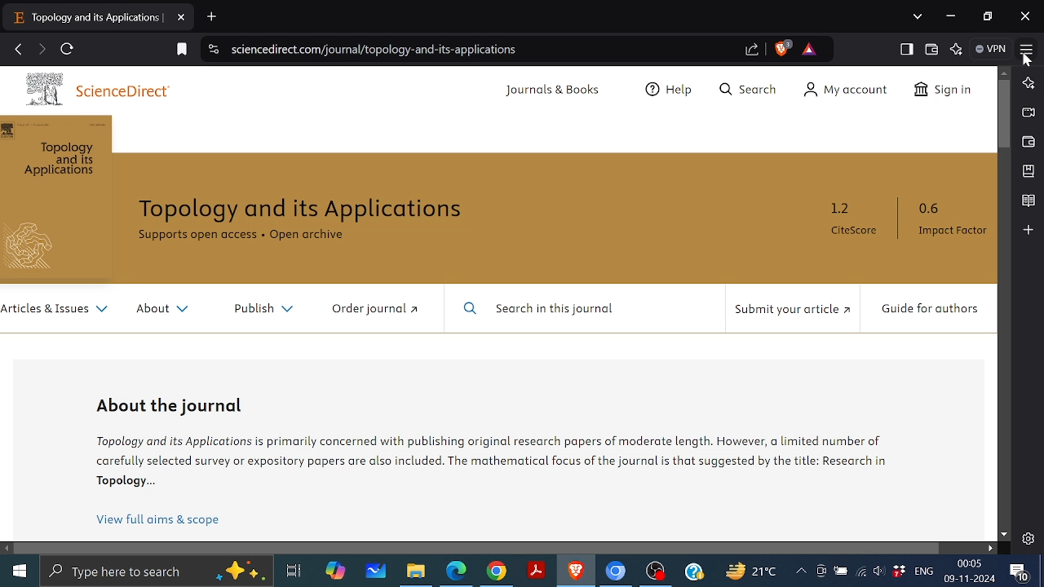 Image resolution: width=1044 pixels, height=587 pixels. Describe the element at coordinates (294, 569) in the screenshot. I see `Task View` at that location.